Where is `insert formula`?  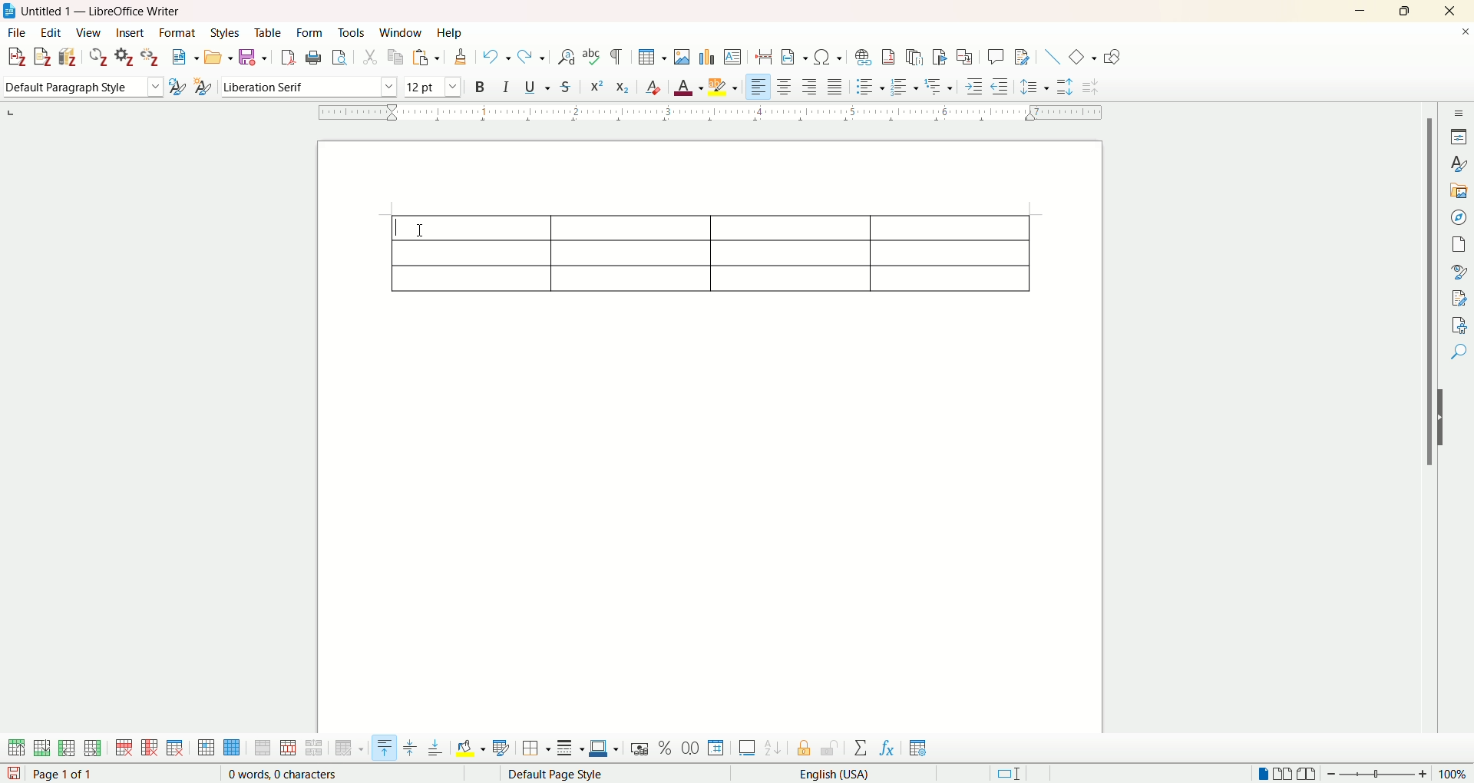
insert formula is located at coordinates (888, 748).